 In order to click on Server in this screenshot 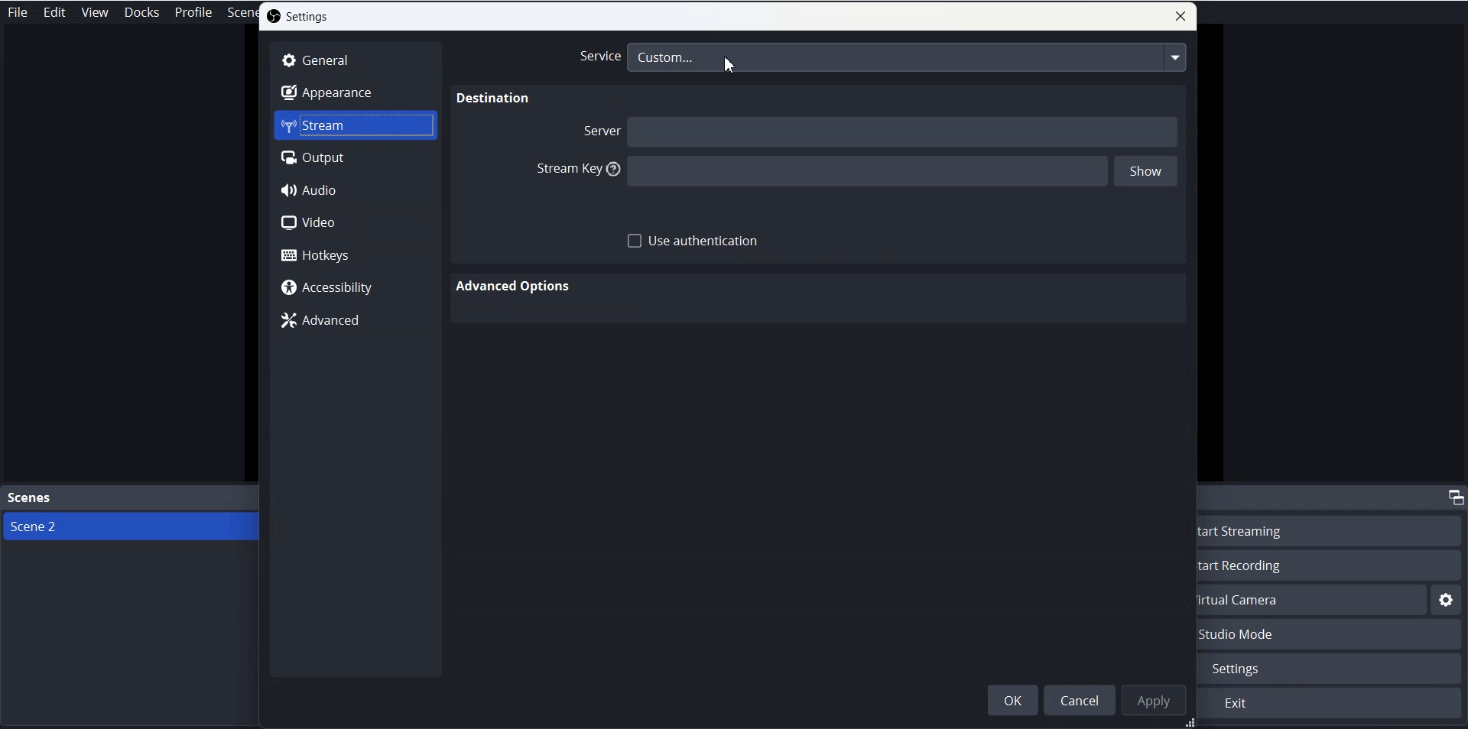, I will do `click(882, 133)`.